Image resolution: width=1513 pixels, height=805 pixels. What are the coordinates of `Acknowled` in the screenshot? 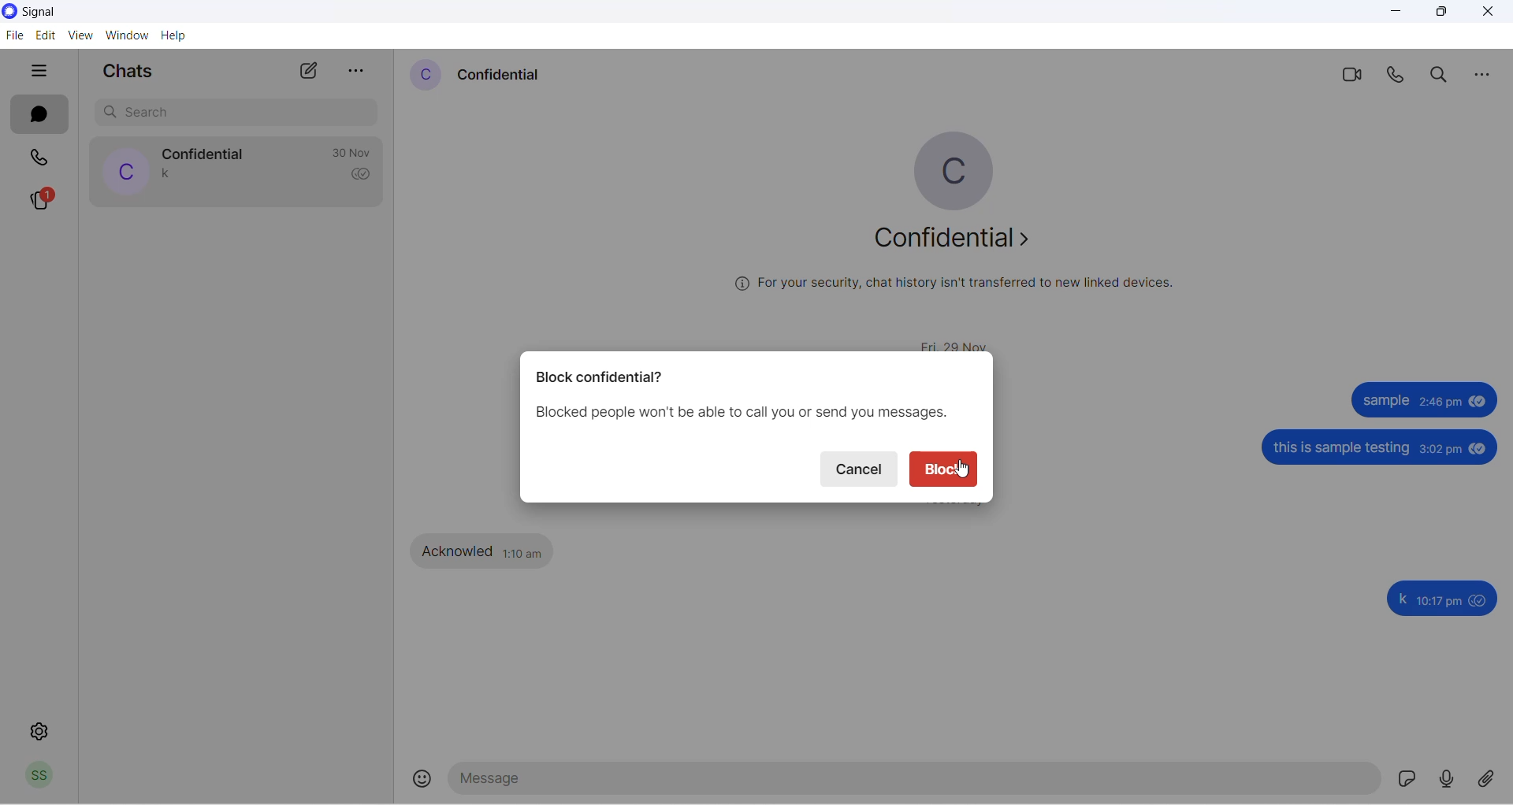 It's located at (460, 551).